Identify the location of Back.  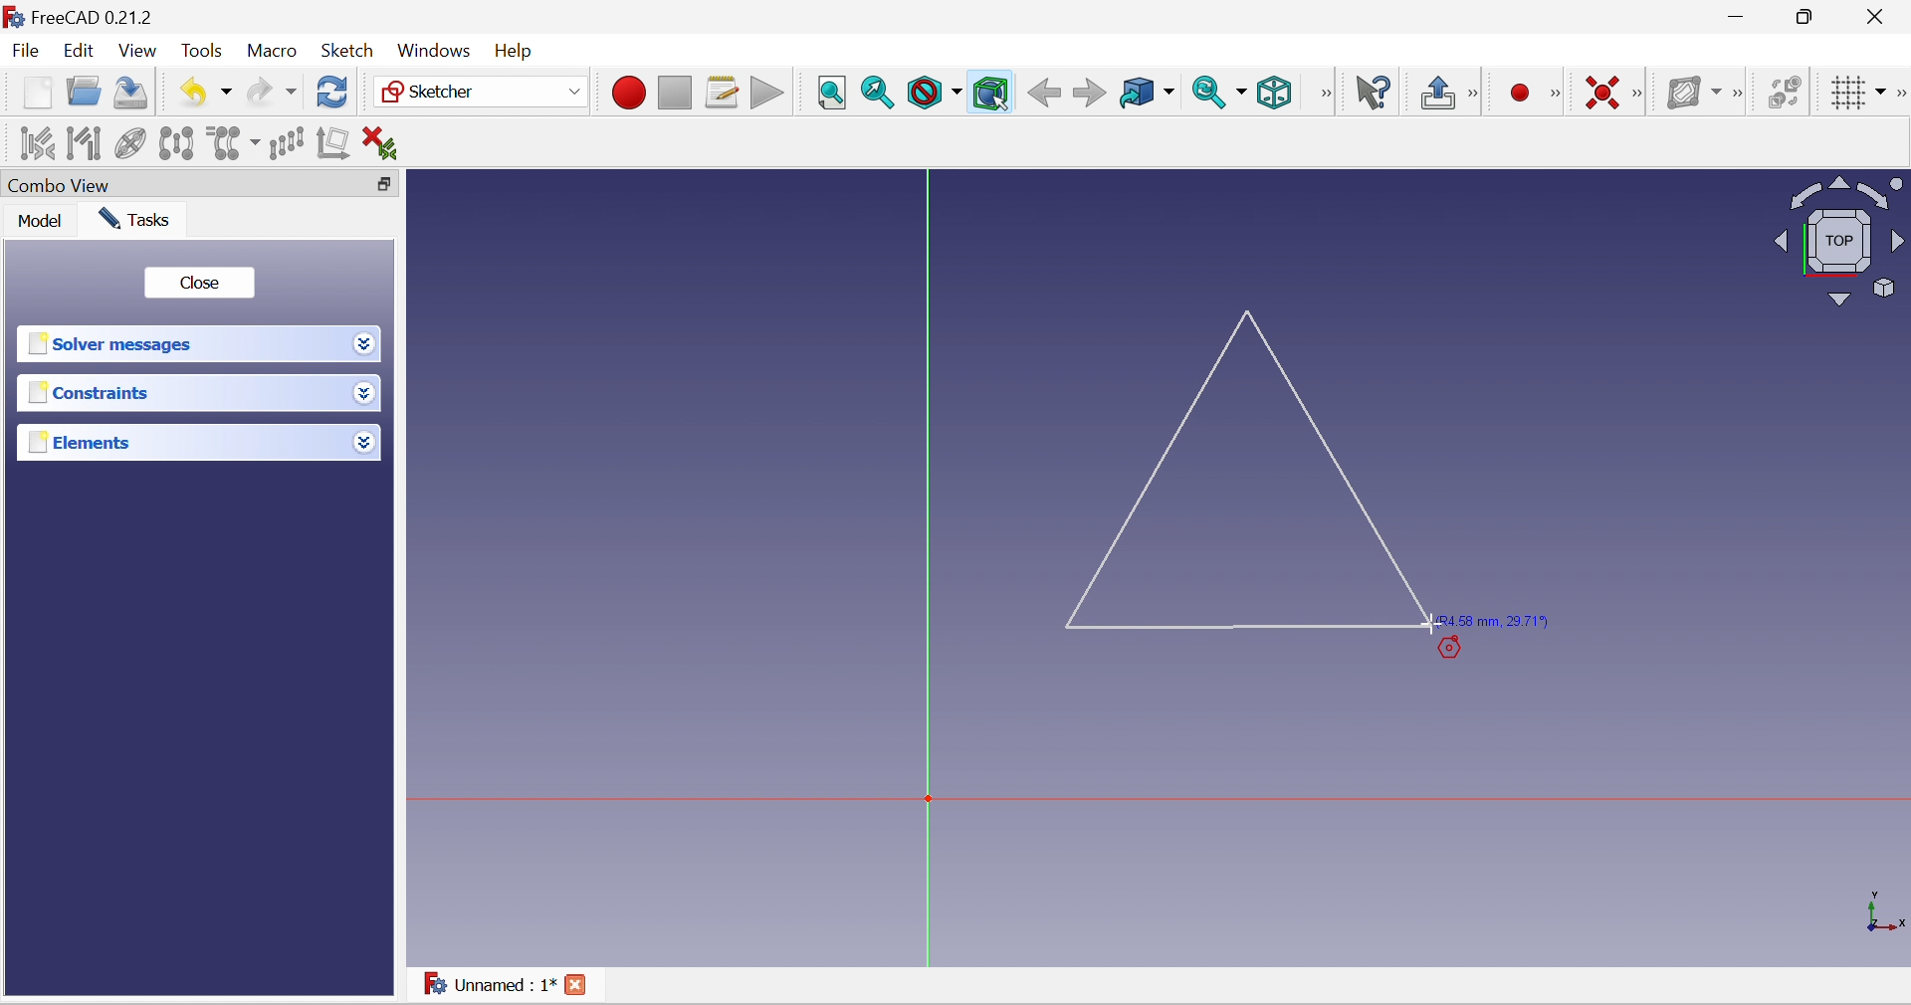
(1045, 94).